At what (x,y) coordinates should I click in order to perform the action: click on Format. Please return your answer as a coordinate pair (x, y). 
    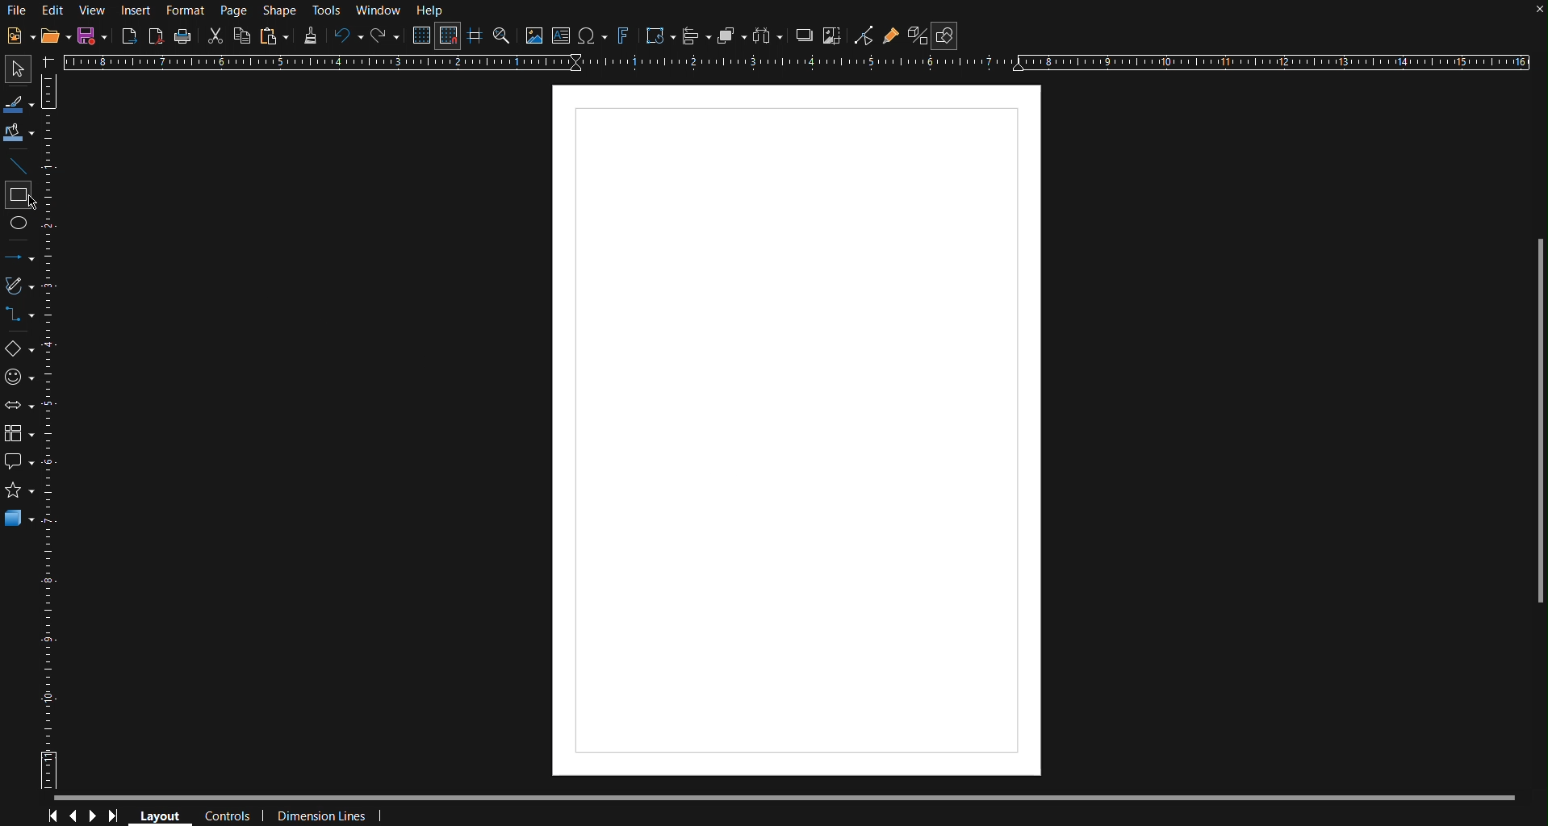
    Looking at the image, I should click on (184, 11).